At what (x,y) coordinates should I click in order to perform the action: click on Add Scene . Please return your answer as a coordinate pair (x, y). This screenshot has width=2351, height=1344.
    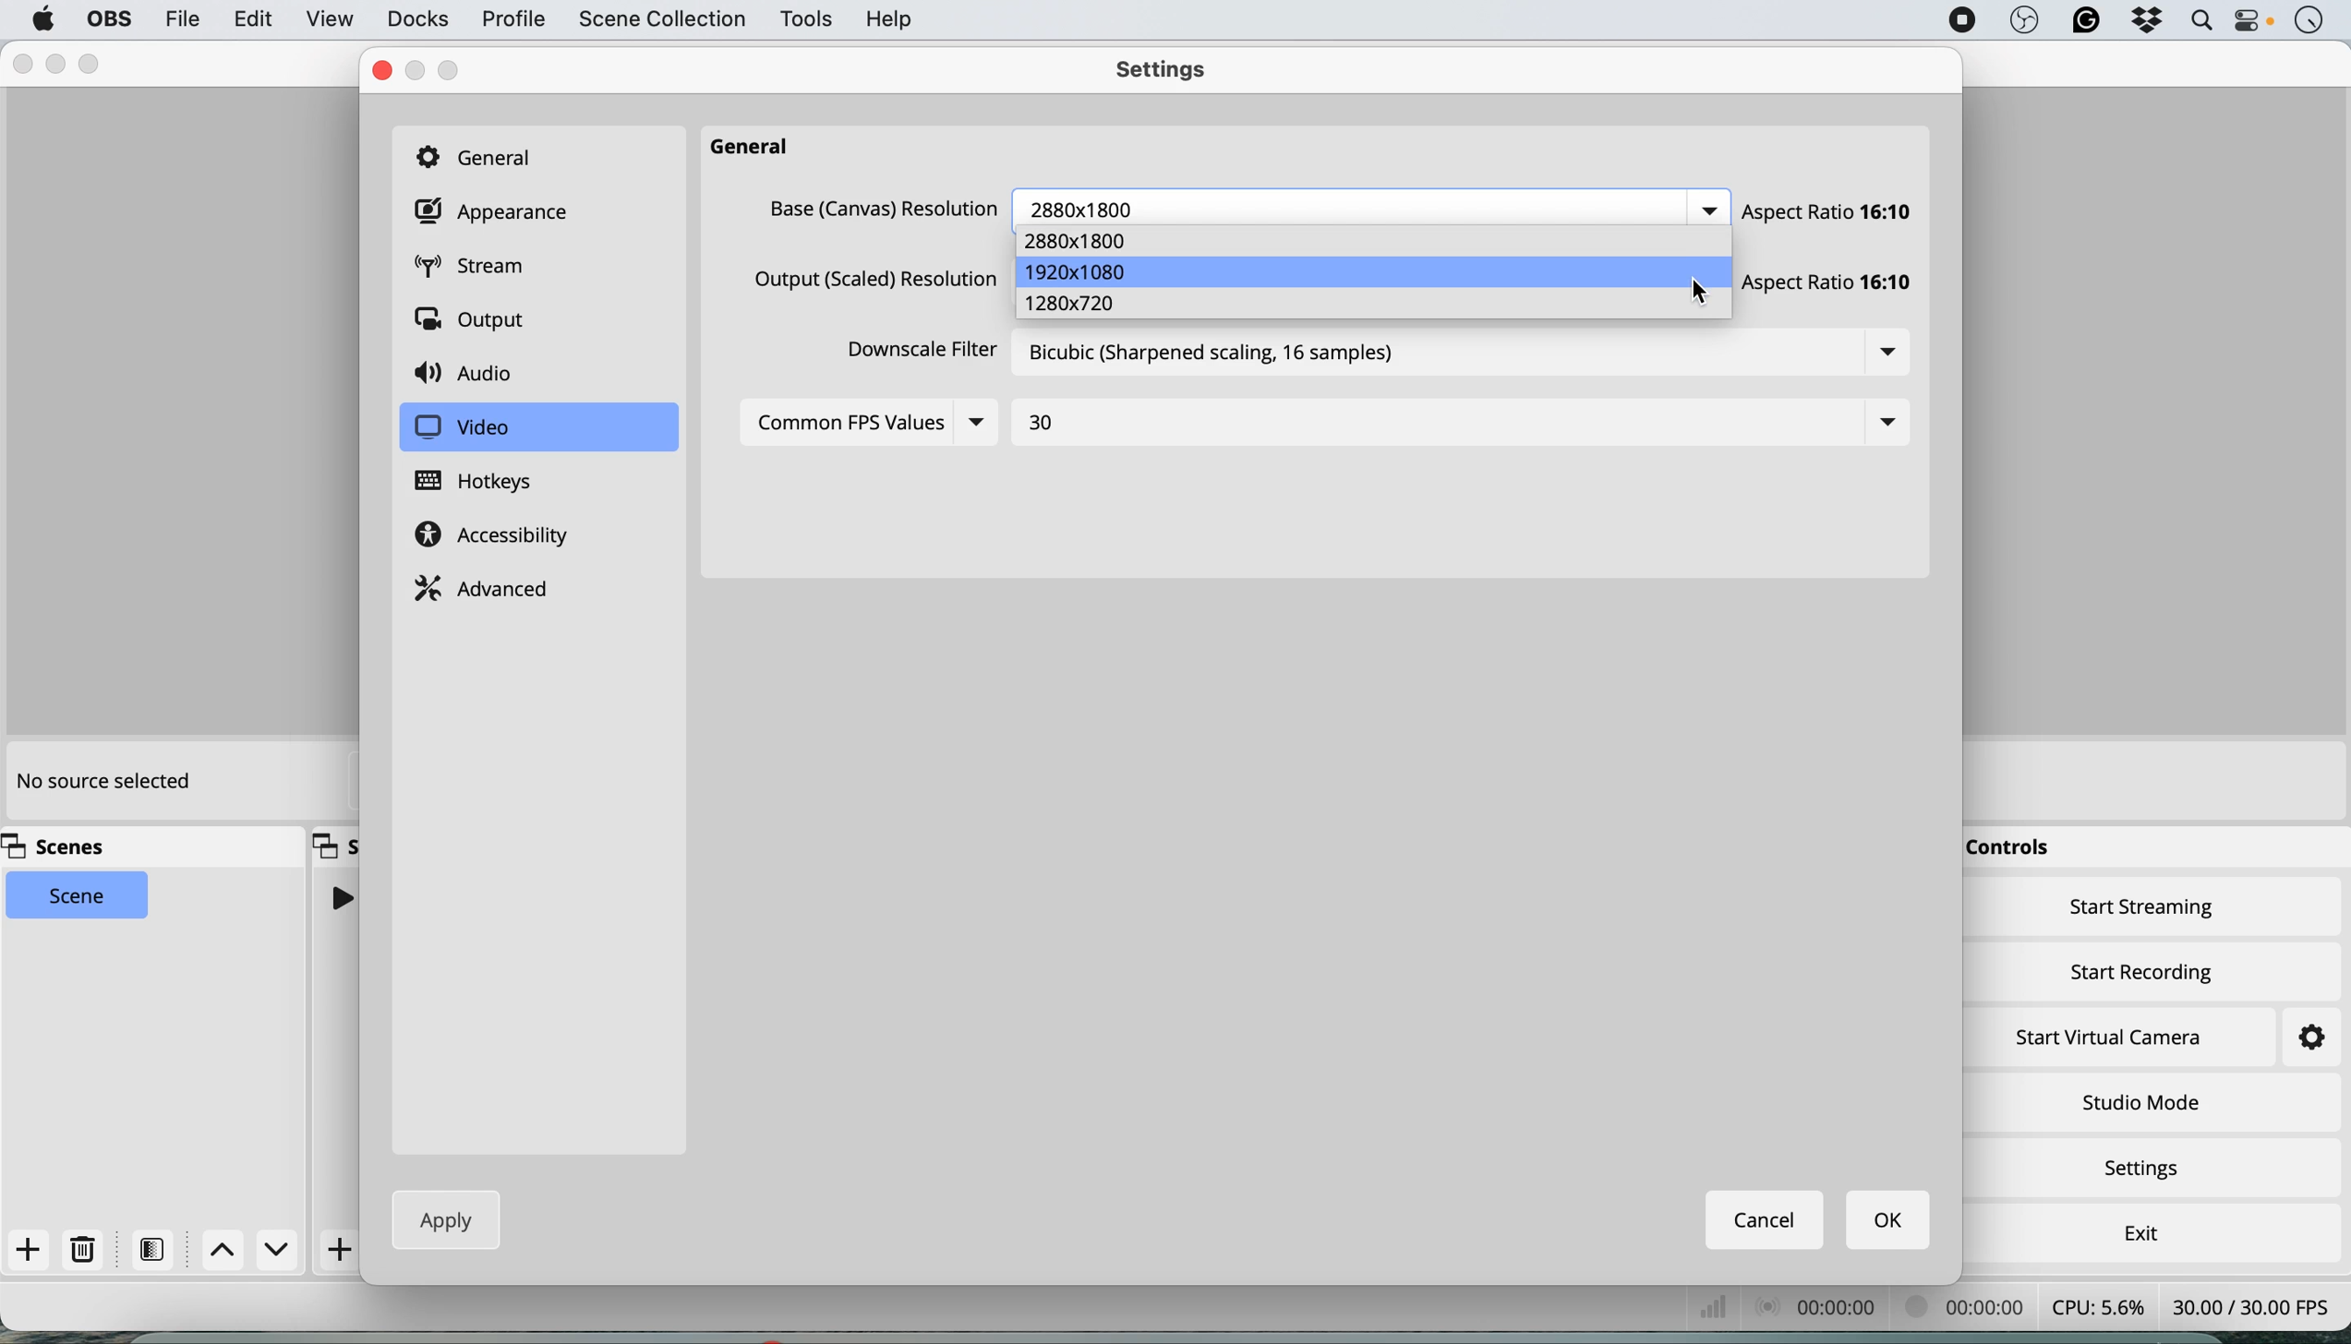
    Looking at the image, I should click on (343, 1250).